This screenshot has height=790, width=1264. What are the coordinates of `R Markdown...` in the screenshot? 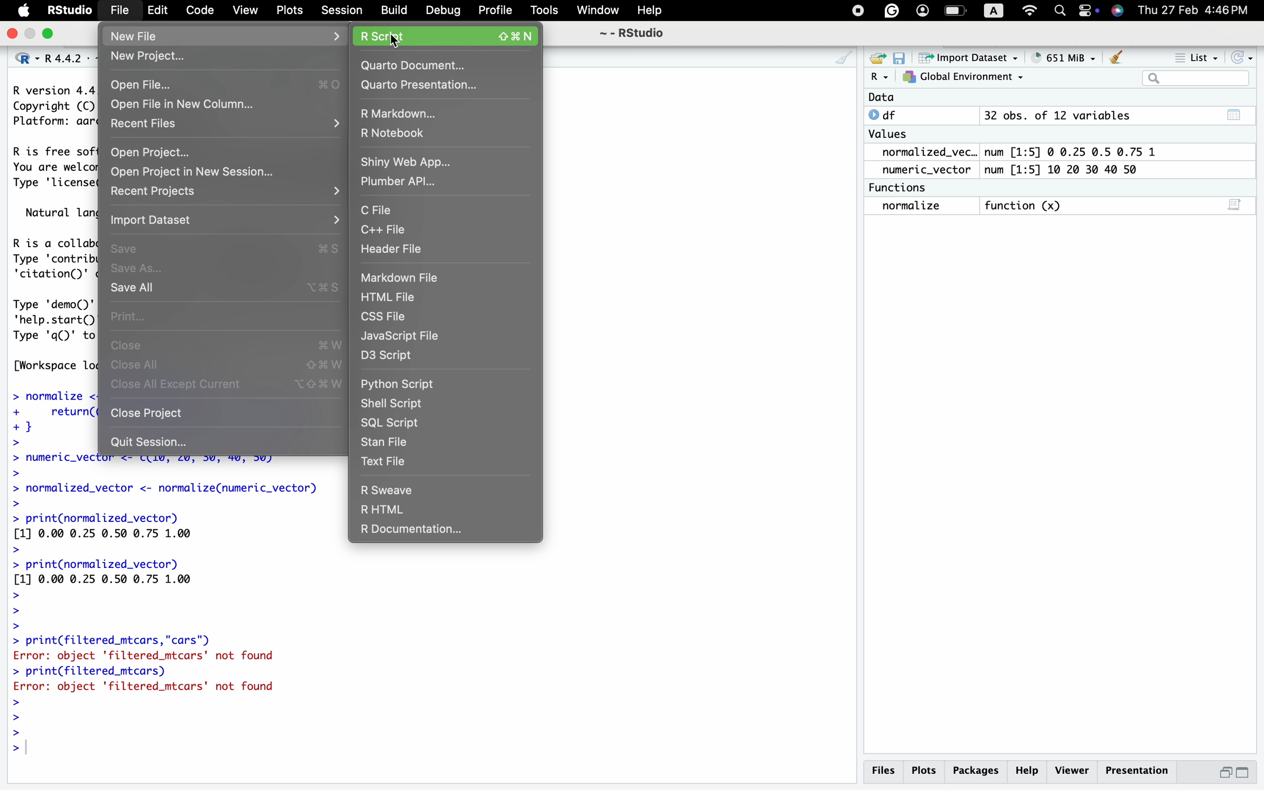 It's located at (403, 114).